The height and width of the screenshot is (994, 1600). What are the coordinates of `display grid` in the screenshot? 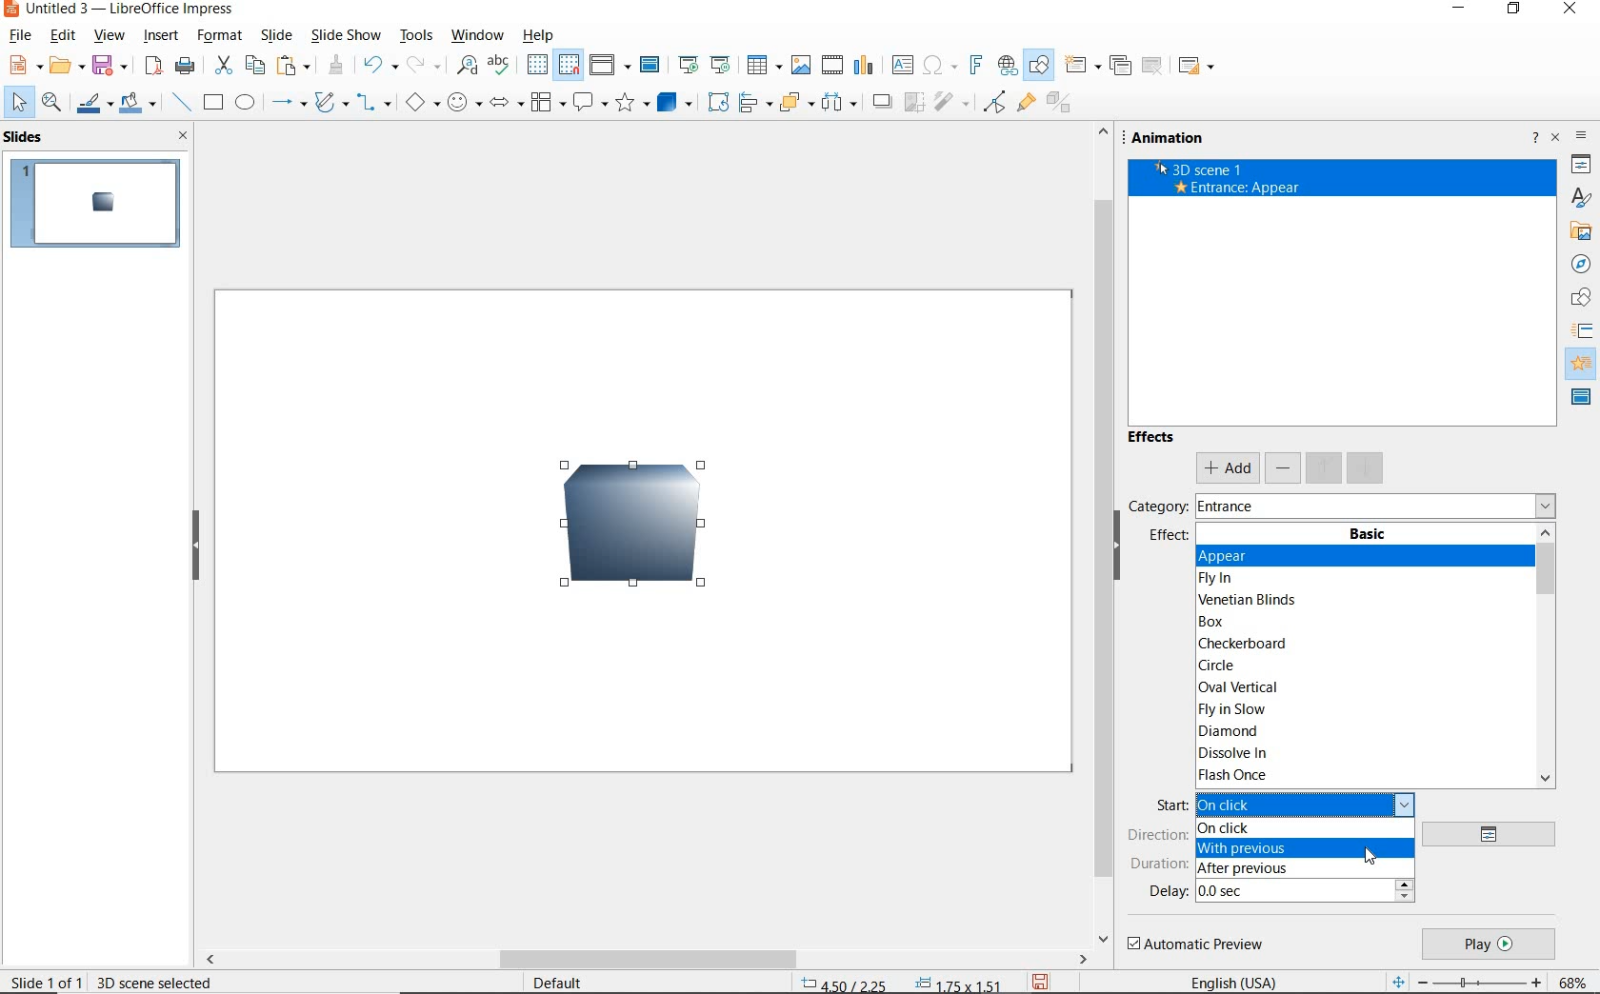 It's located at (536, 64).